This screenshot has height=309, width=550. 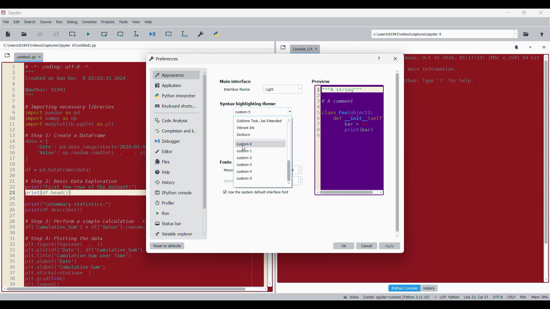 I want to click on Browse tabs, so click(x=283, y=47).